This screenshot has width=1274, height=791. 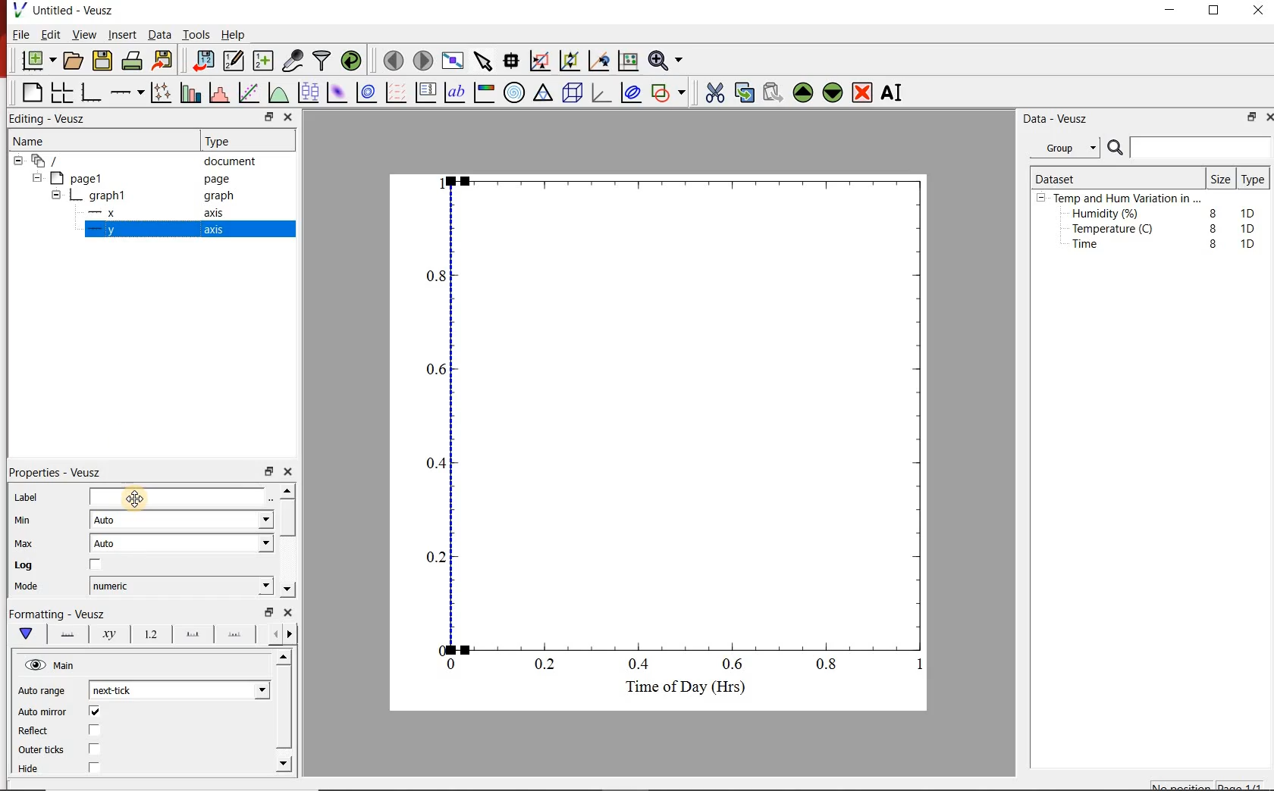 I want to click on move to the previous page, so click(x=392, y=61).